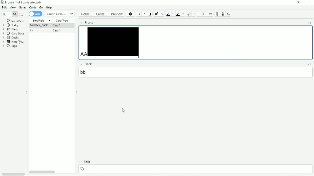 The height and width of the screenshot is (176, 314). What do you see at coordinates (223, 14) in the screenshot?
I see `Record audio` at bounding box center [223, 14].